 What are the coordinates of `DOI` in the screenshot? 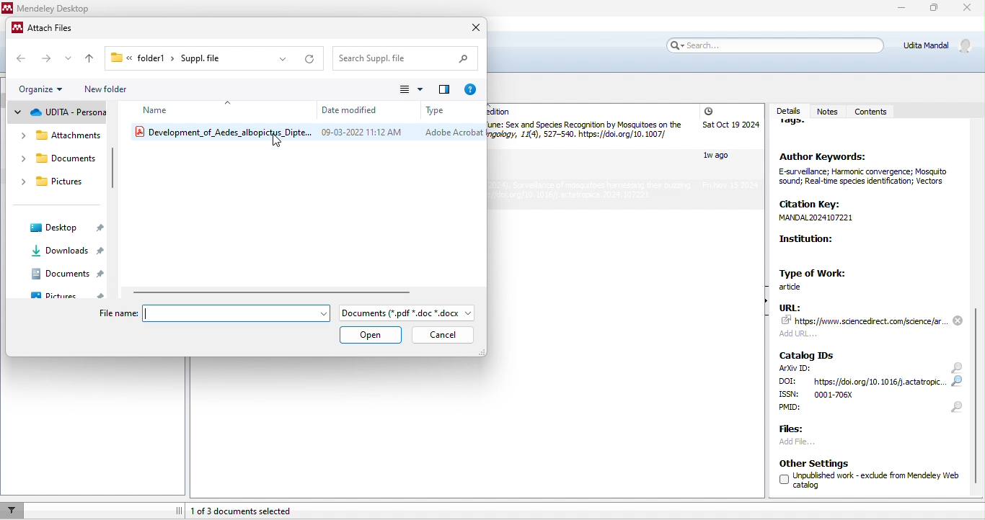 It's located at (864, 382).